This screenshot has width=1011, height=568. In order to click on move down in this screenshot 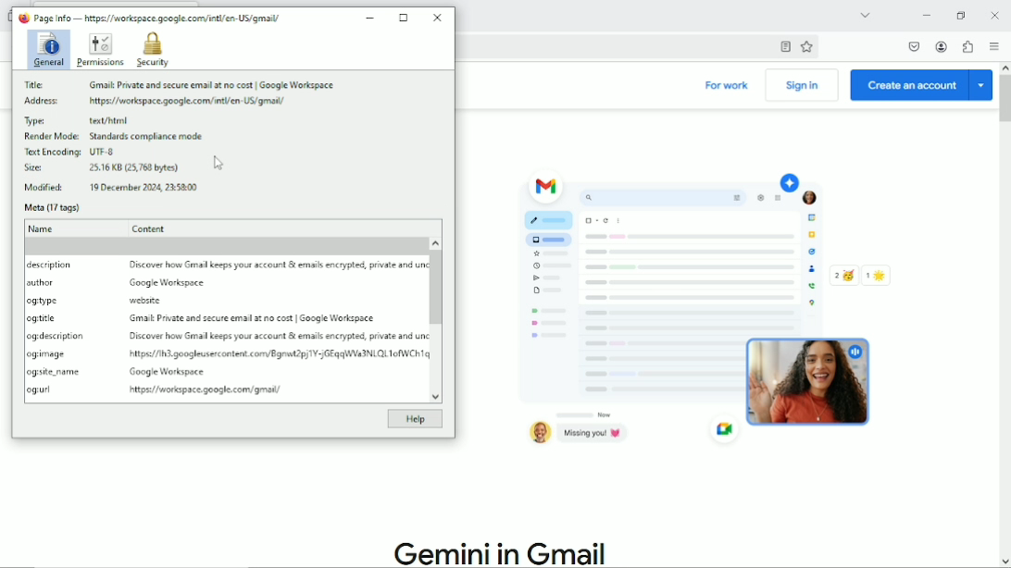, I will do `click(439, 398)`.